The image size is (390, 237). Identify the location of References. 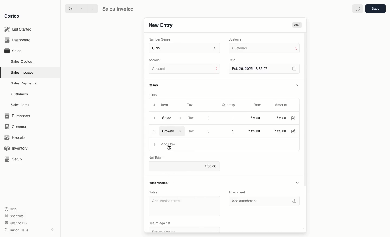
(158, 183).